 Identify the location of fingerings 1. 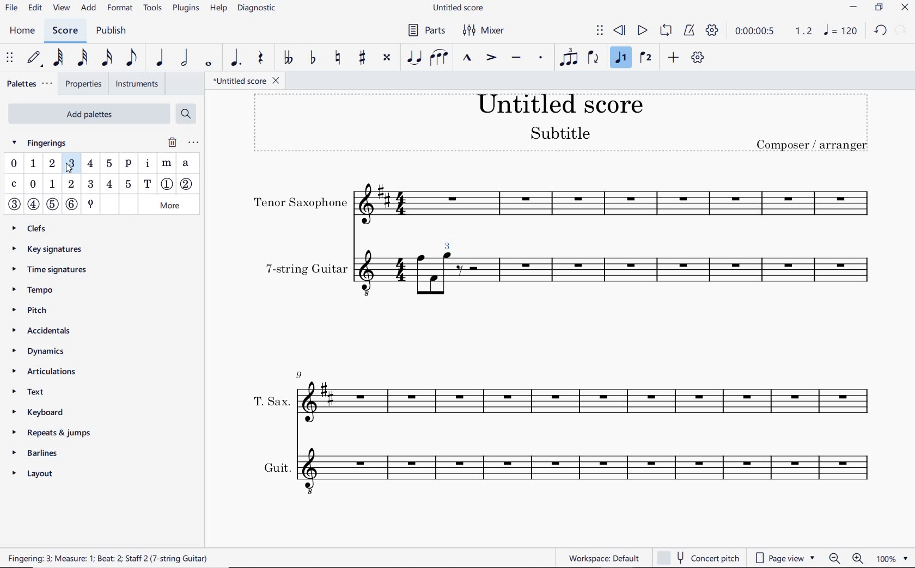
(32, 164).